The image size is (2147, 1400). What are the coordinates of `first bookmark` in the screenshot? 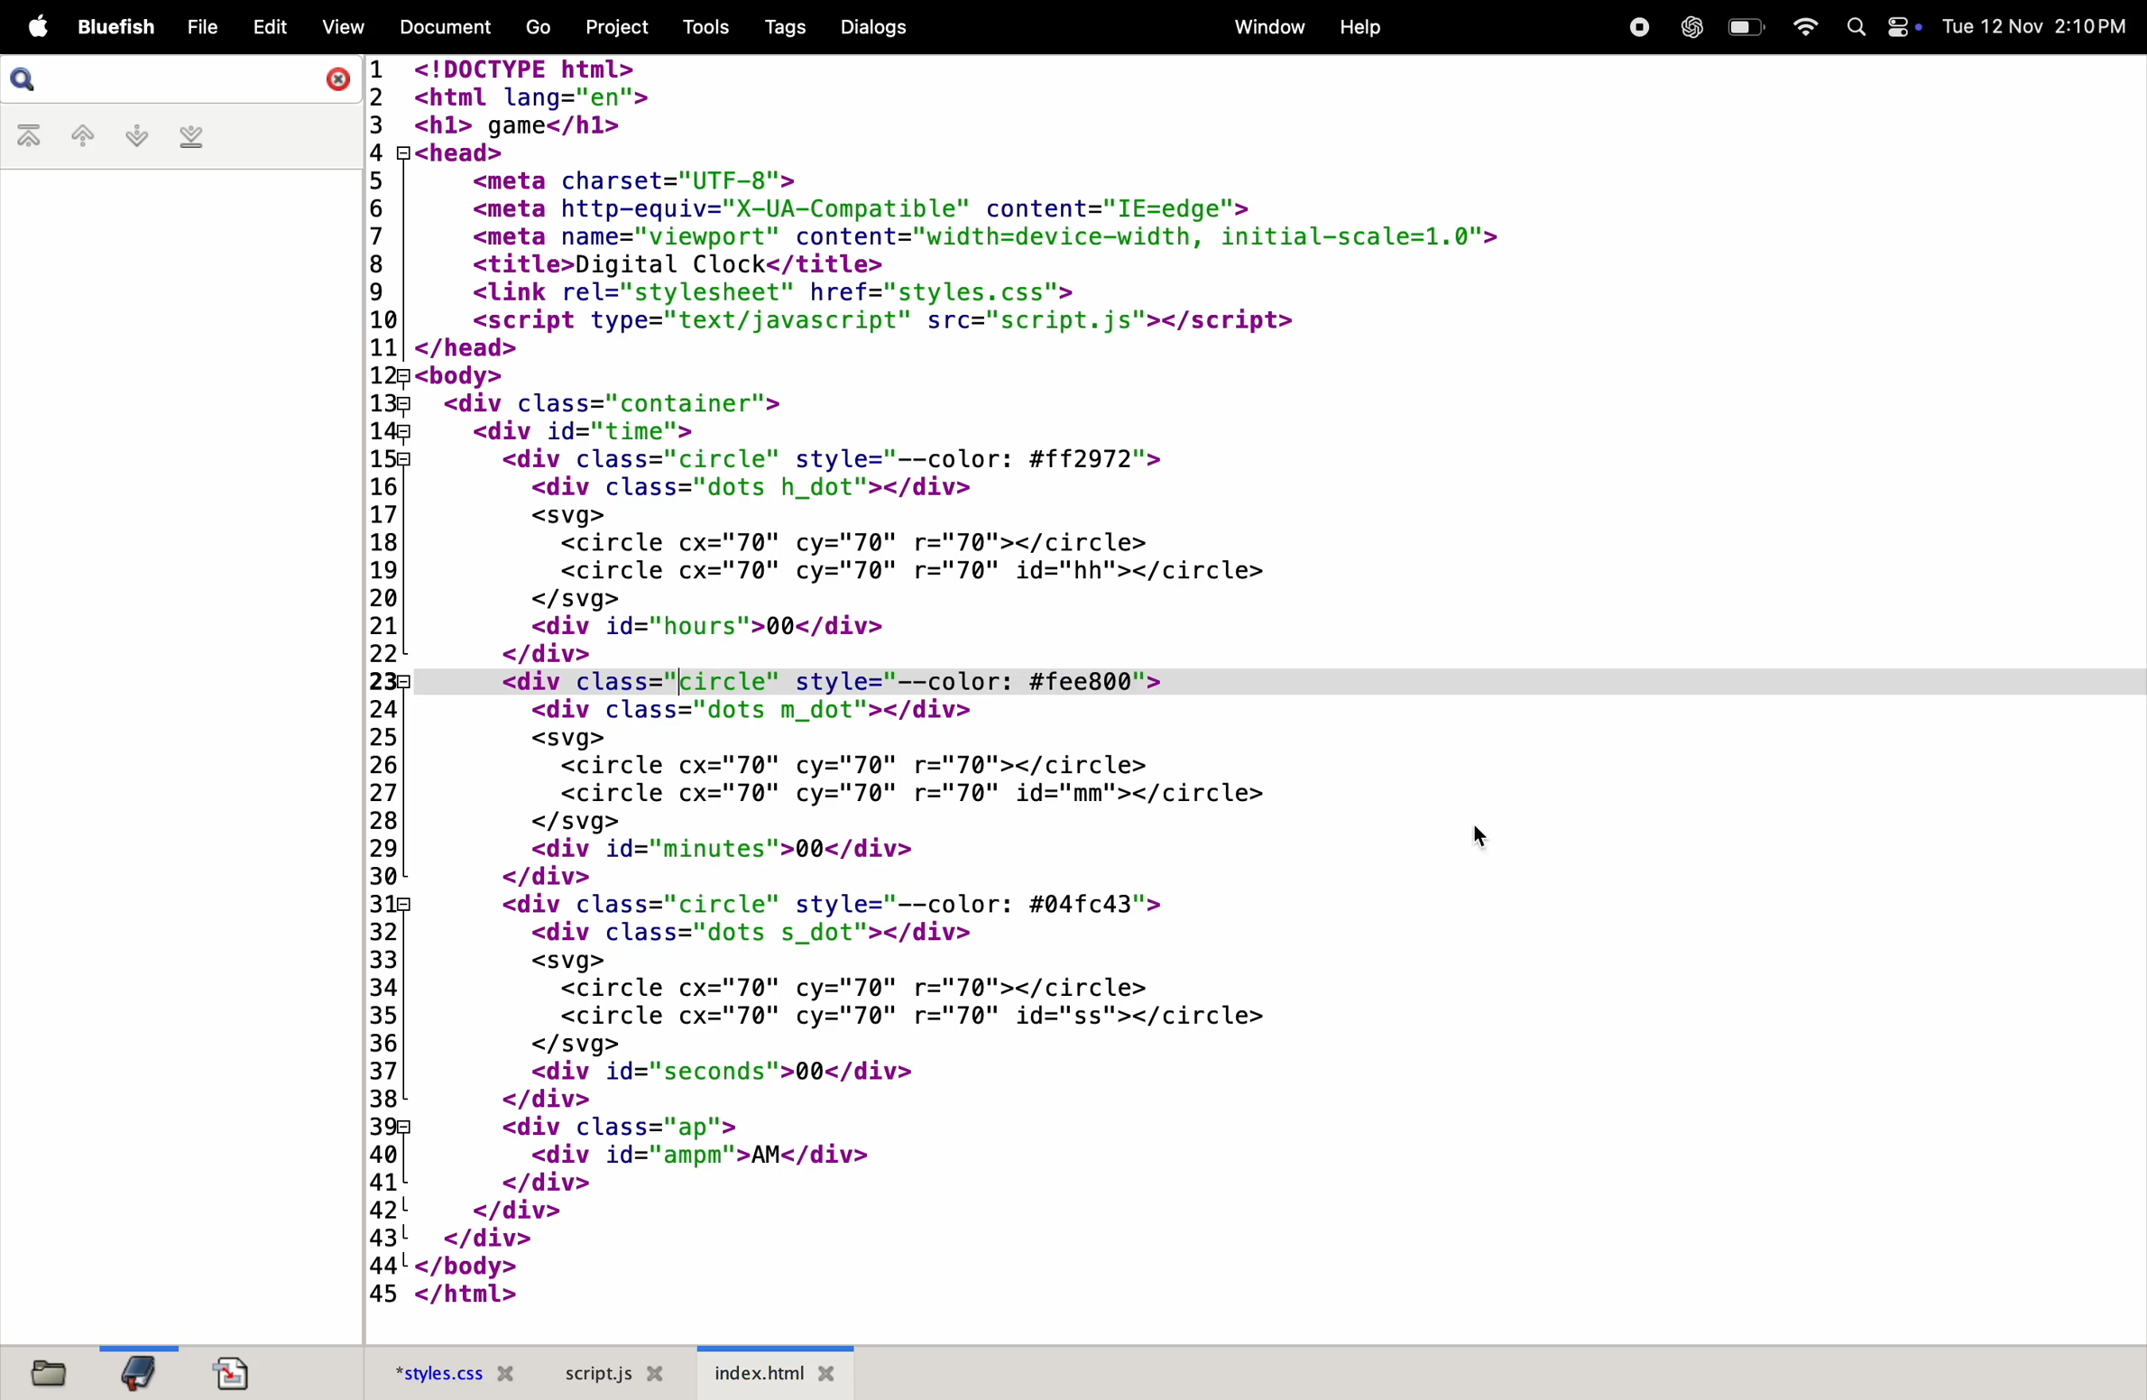 It's located at (29, 138).